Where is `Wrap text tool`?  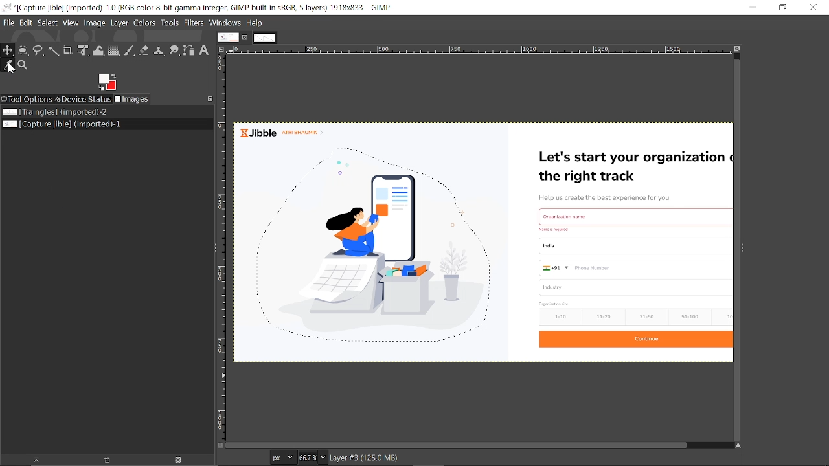 Wrap text tool is located at coordinates (98, 51).